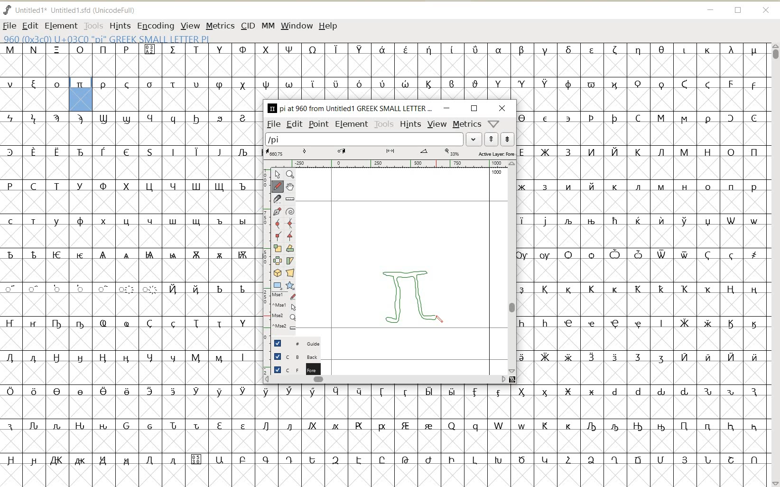 The width and height of the screenshot is (780, 487). Describe the element at coordinates (277, 248) in the screenshot. I see `scale the selection` at that location.